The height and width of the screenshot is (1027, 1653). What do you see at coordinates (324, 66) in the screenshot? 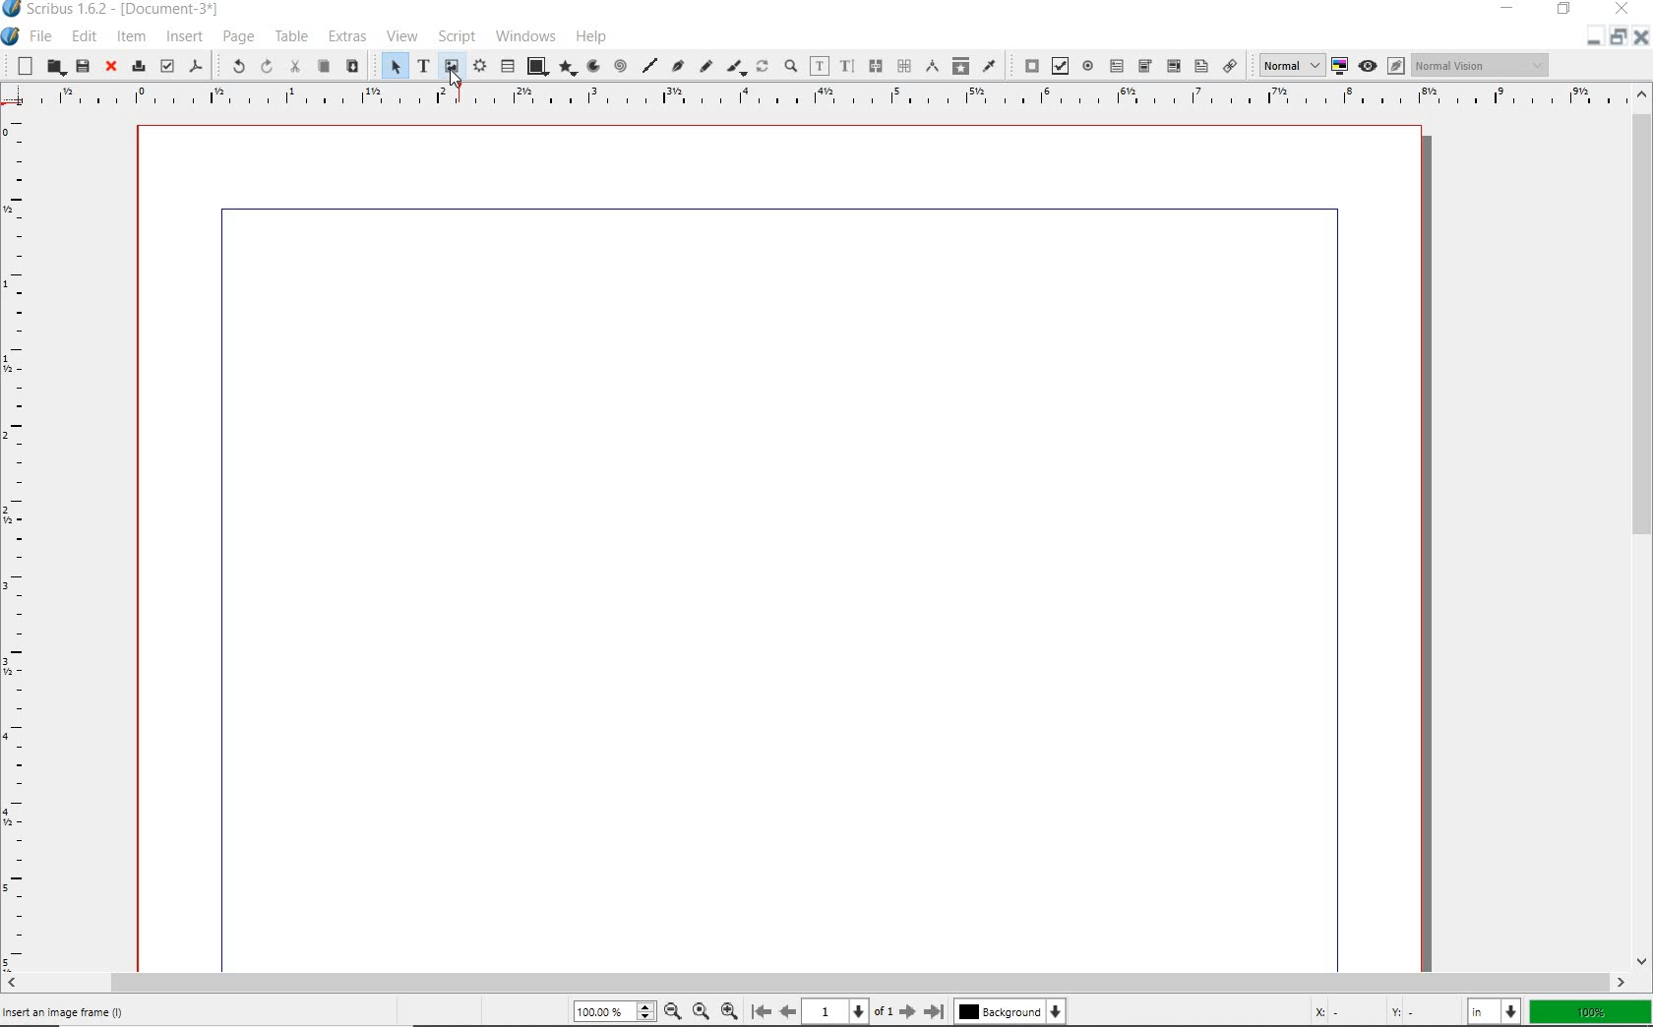
I see `copy` at bounding box center [324, 66].